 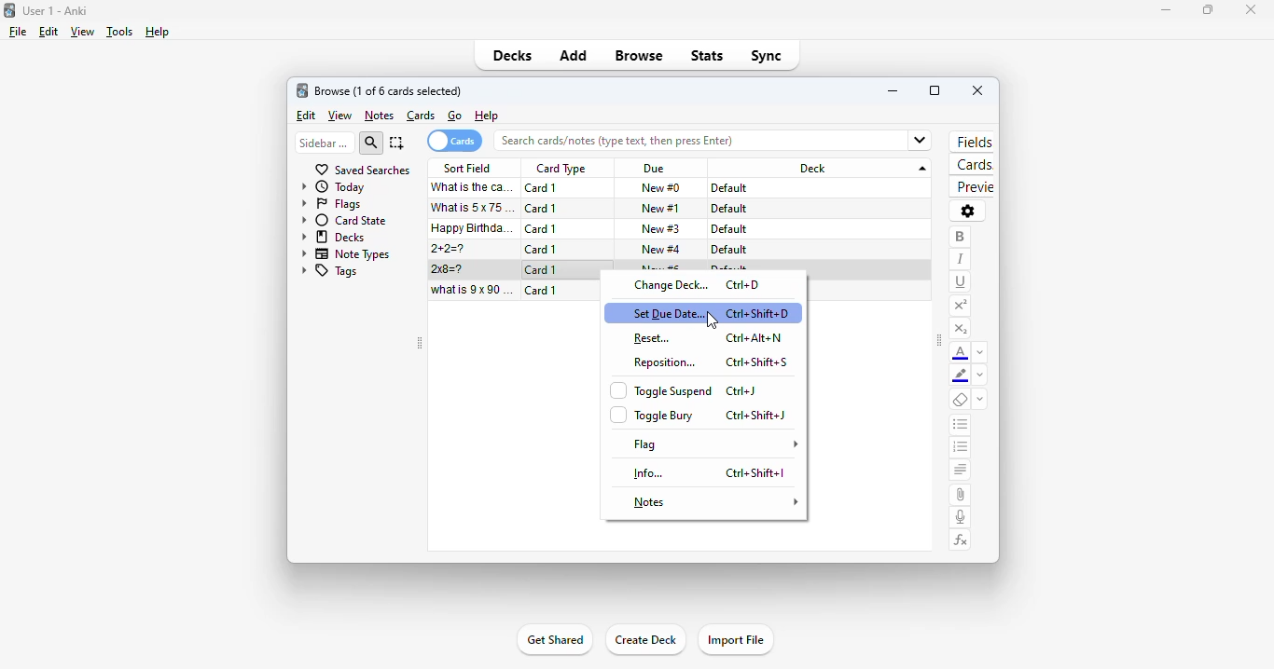 What do you see at coordinates (960, 237) in the screenshot?
I see `bold` at bounding box center [960, 237].